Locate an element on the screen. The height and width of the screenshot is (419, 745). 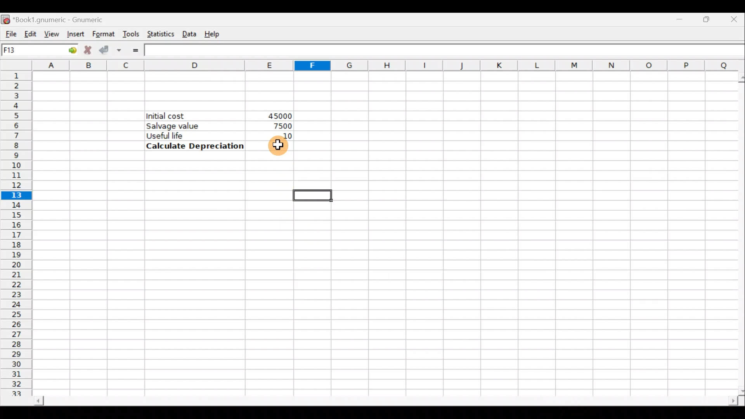
View is located at coordinates (51, 33).